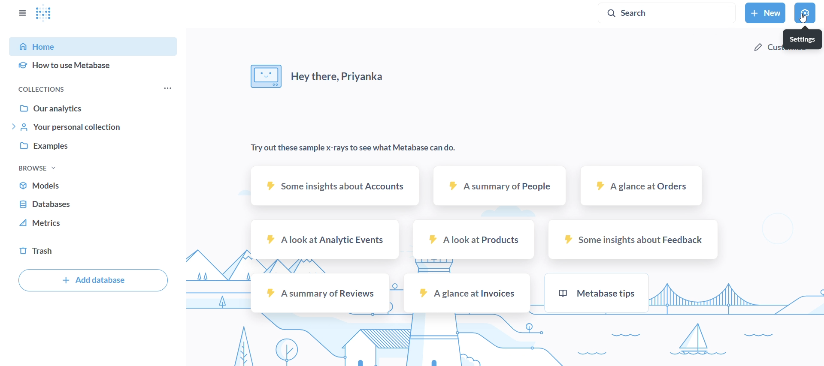 The width and height of the screenshot is (824, 366). I want to click on a look at products, so click(473, 239).